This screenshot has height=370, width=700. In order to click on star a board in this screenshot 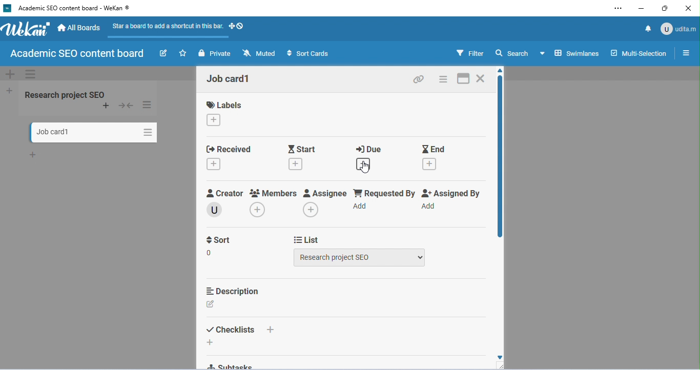, I will do `click(184, 53)`.